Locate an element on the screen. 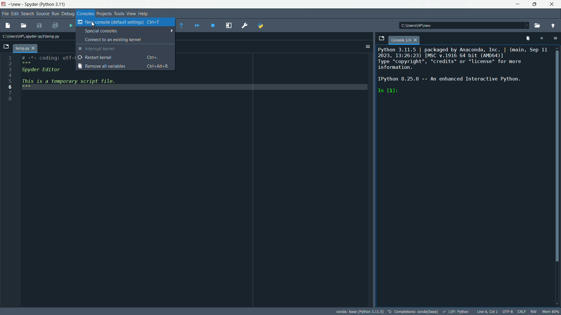 The width and height of the screenshot is (561, 315). consoles menu is located at coordinates (85, 14).